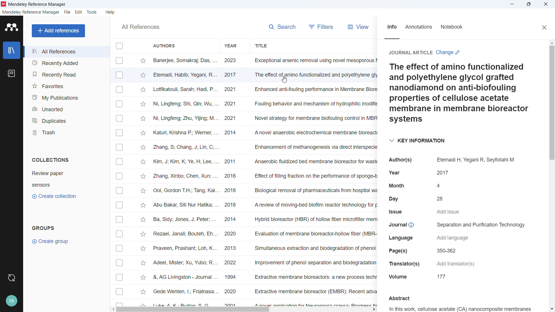 Image resolution: width=555 pixels, height=312 pixels. Describe the element at coordinates (315, 181) in the screenshot. I see `Title of individual entries ` at that location.